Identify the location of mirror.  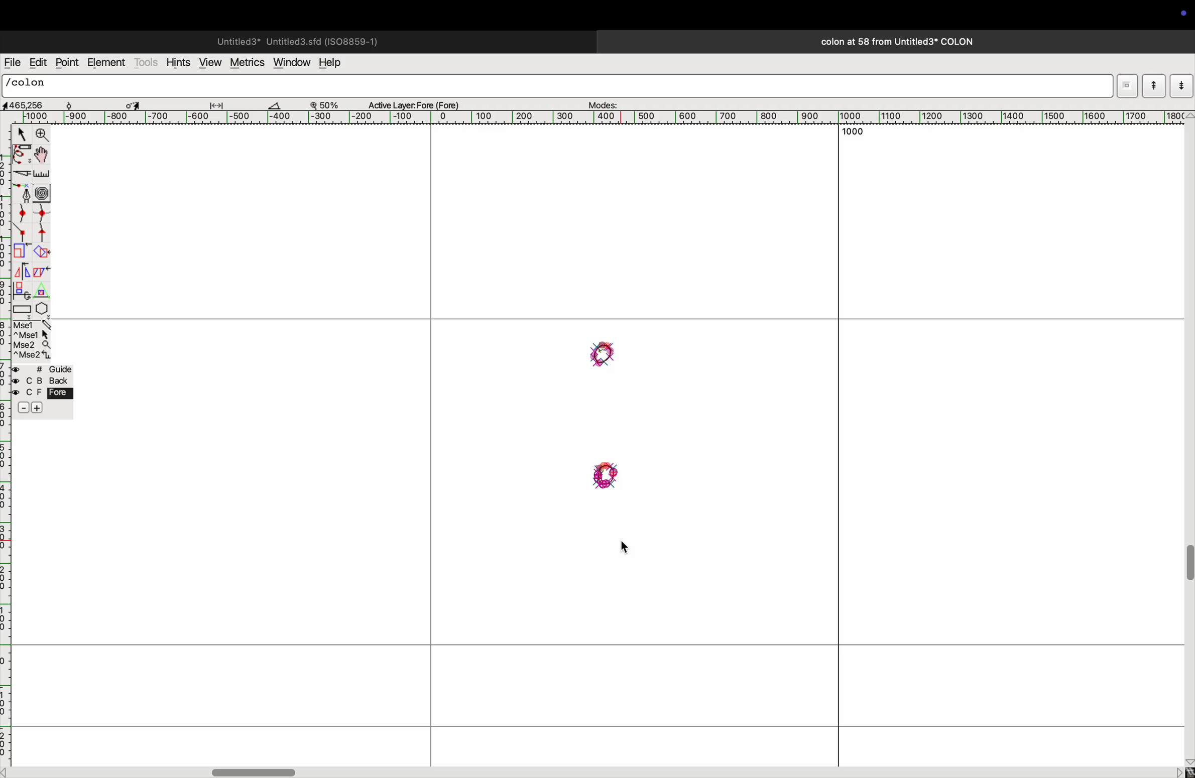
(24, 271).